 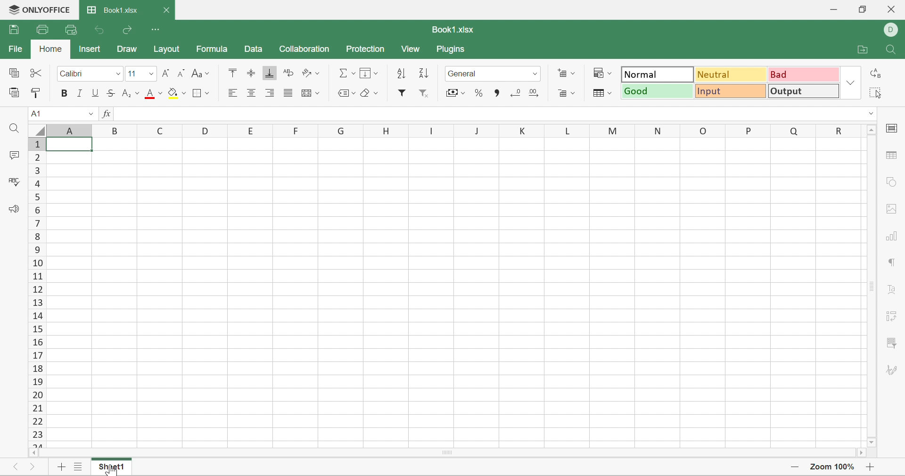 What do you see at coordinates (167, 74) in the screenshot?
I see `Increase font size` at bounding box center [167, 74].